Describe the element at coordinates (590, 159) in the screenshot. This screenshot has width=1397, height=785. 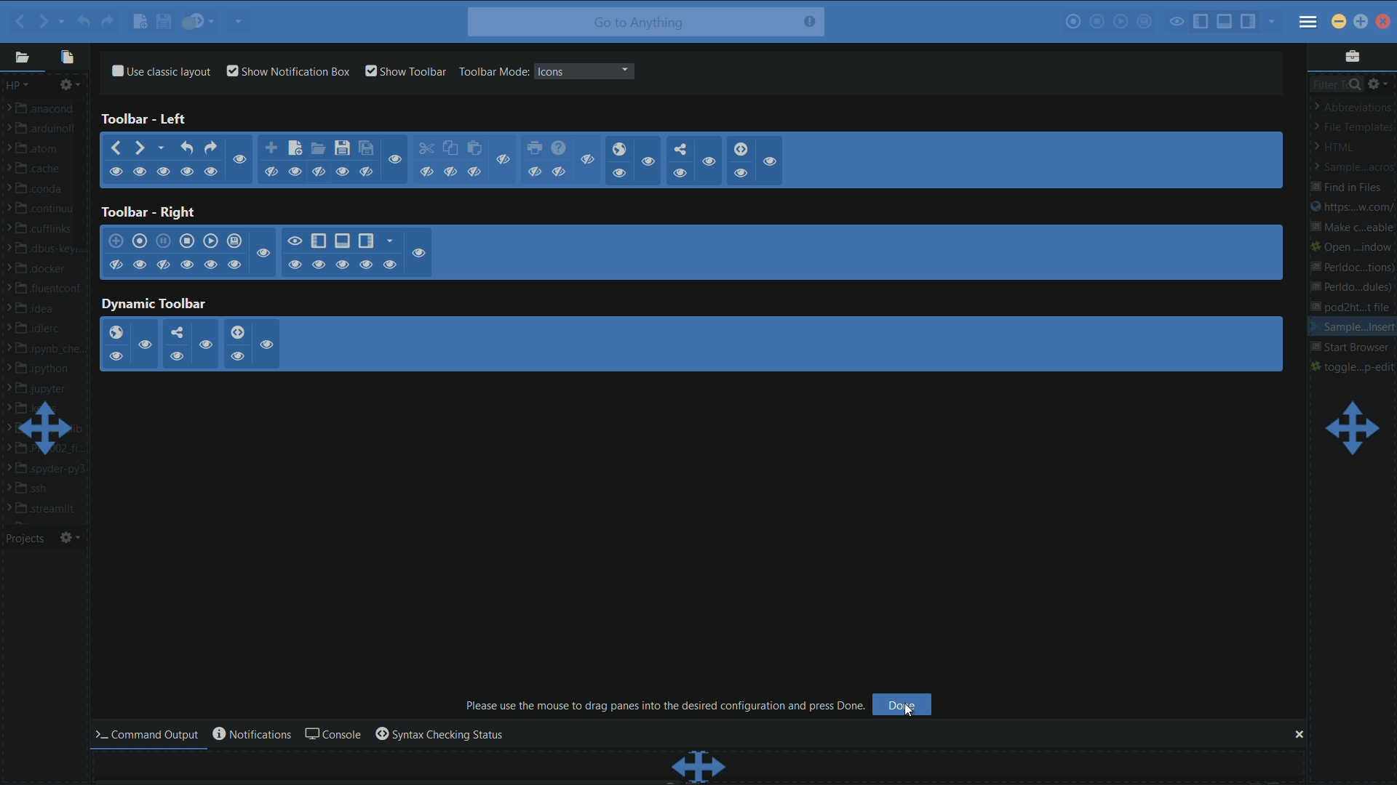
I see `show/hide` at that location.